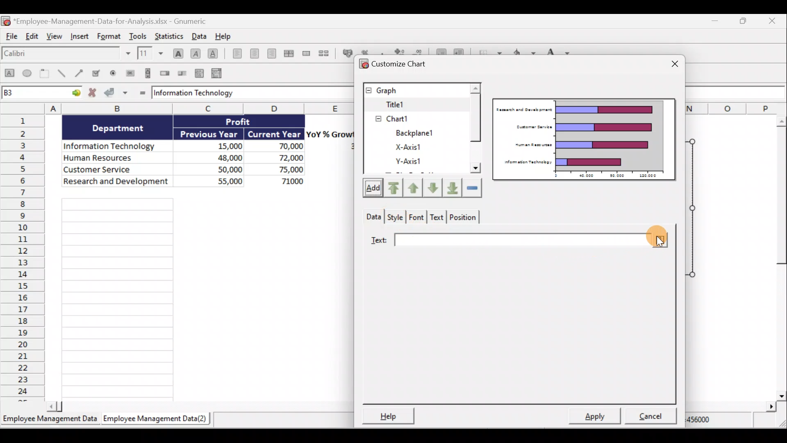 Image resolution: width=787 pixels, height=443 pixels. What do you see at coordinates (218, 157) in the screenshot?
I see `48,000` at bounding box center [218, 157].